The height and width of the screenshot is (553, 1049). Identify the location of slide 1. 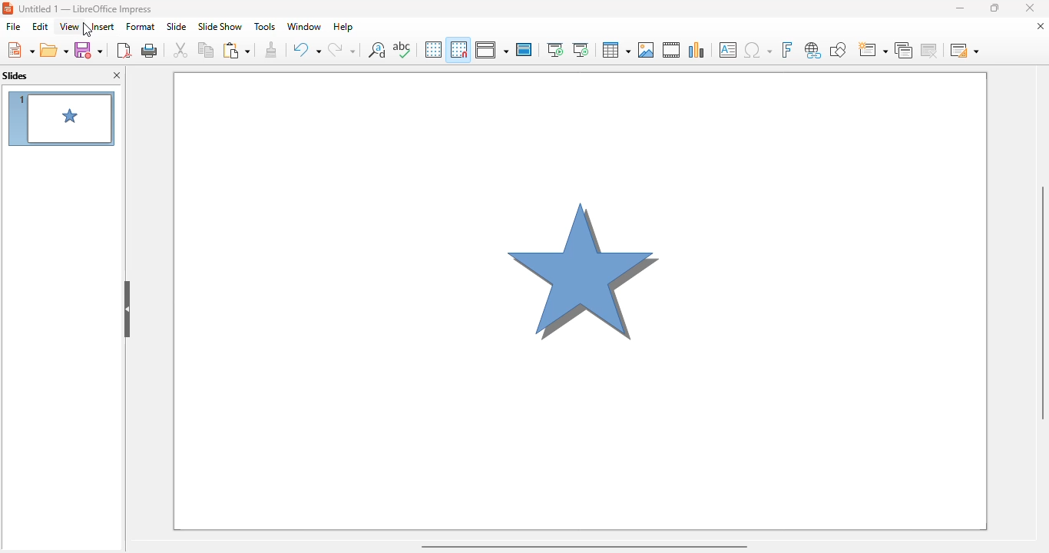
(581, 301).